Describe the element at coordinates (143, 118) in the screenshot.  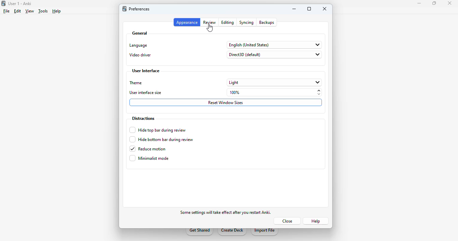
I see `distractions` at that location.